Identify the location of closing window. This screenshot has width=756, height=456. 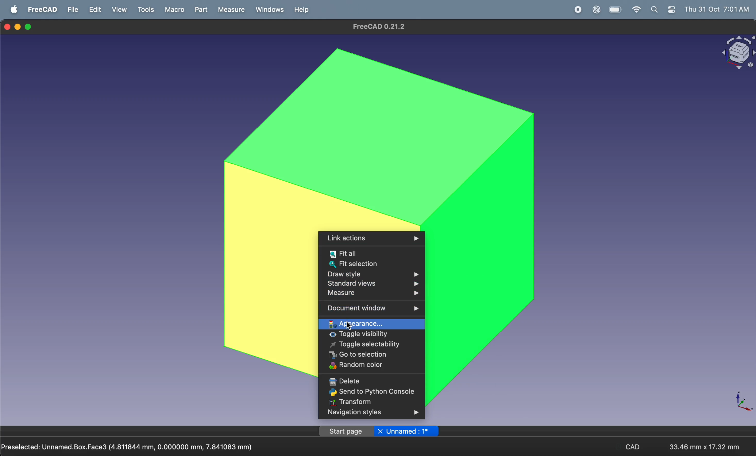
(7, 26).